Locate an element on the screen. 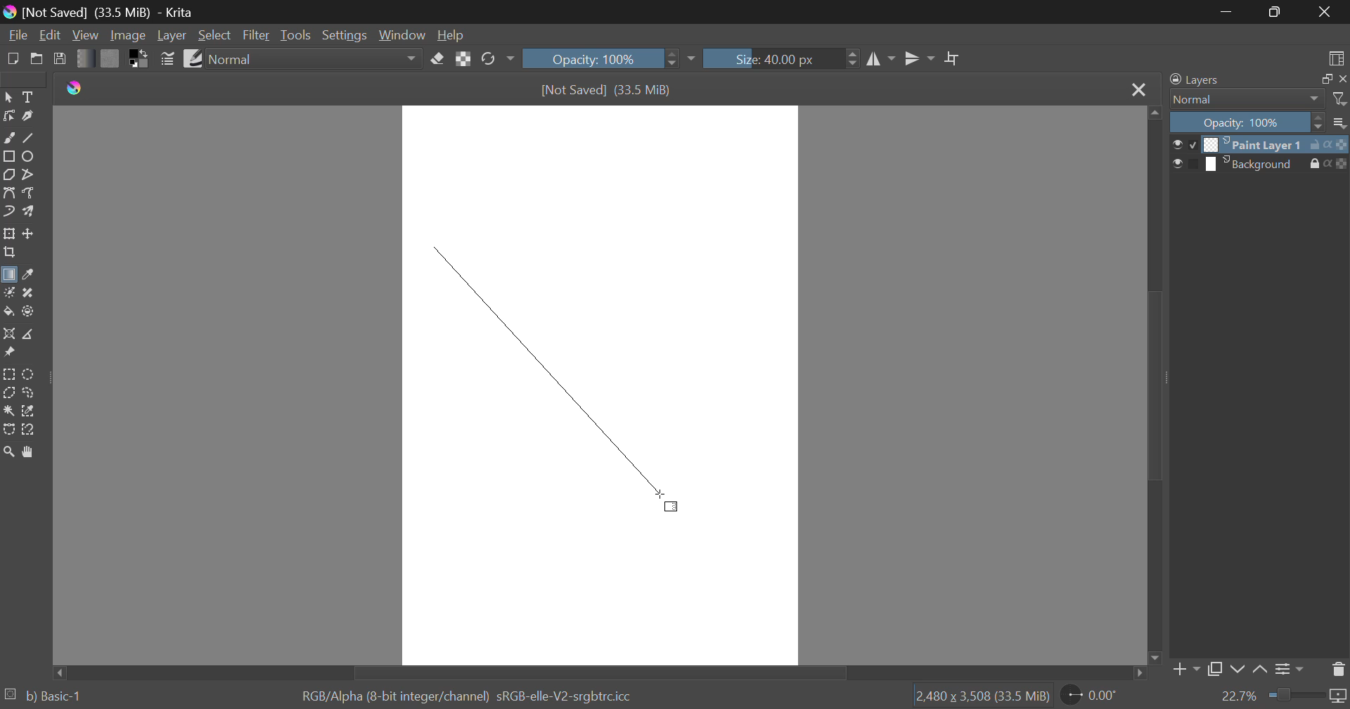 The height and width of the screenshot is (709, 1350). [Not Saved] (33.5 MiB) is located at coordinates (607, 90).